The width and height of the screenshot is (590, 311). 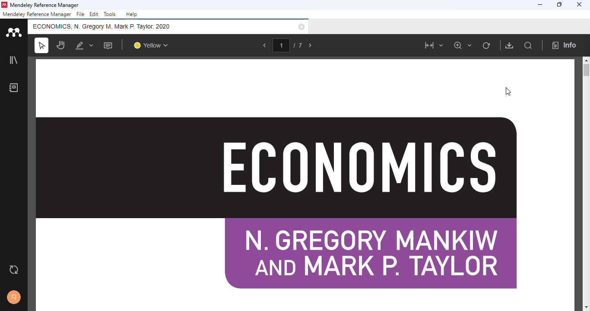 What do you see at coordinates (289, 45) in the screenshot?
I see `1/7` at bounding box center [289, 45].